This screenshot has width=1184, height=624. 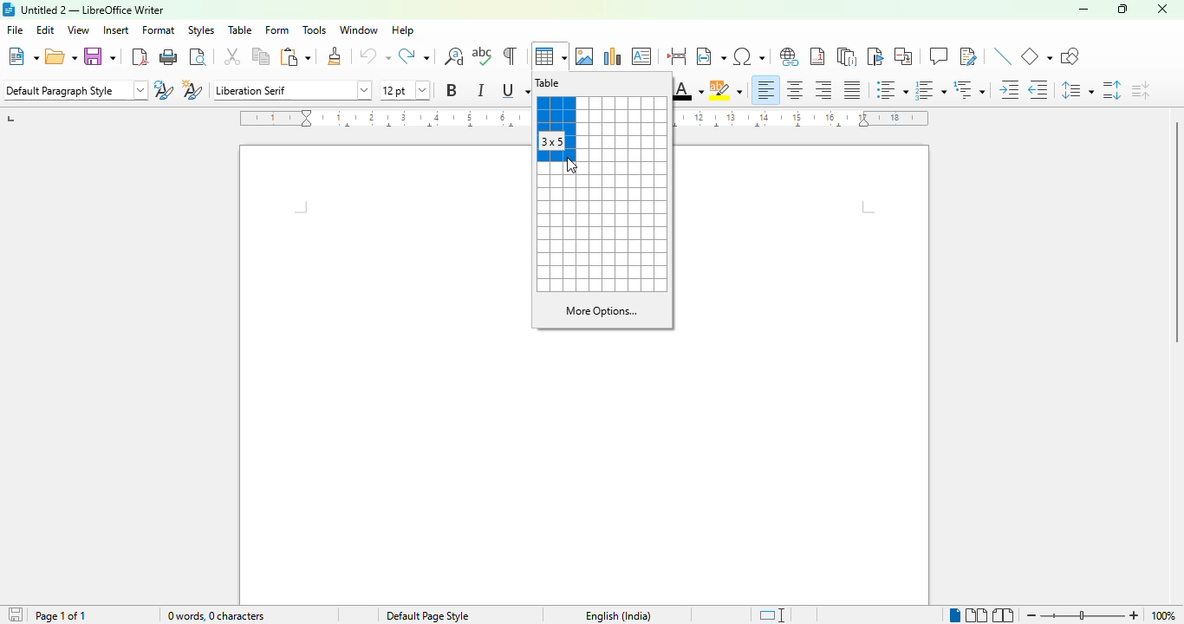 I want to click on standard selection, so click(x=771, y=615).